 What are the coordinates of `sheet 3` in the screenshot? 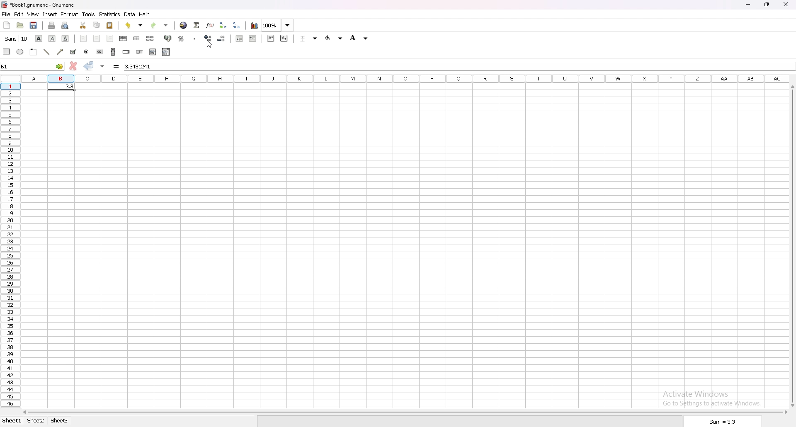 It's located at (60, 420).